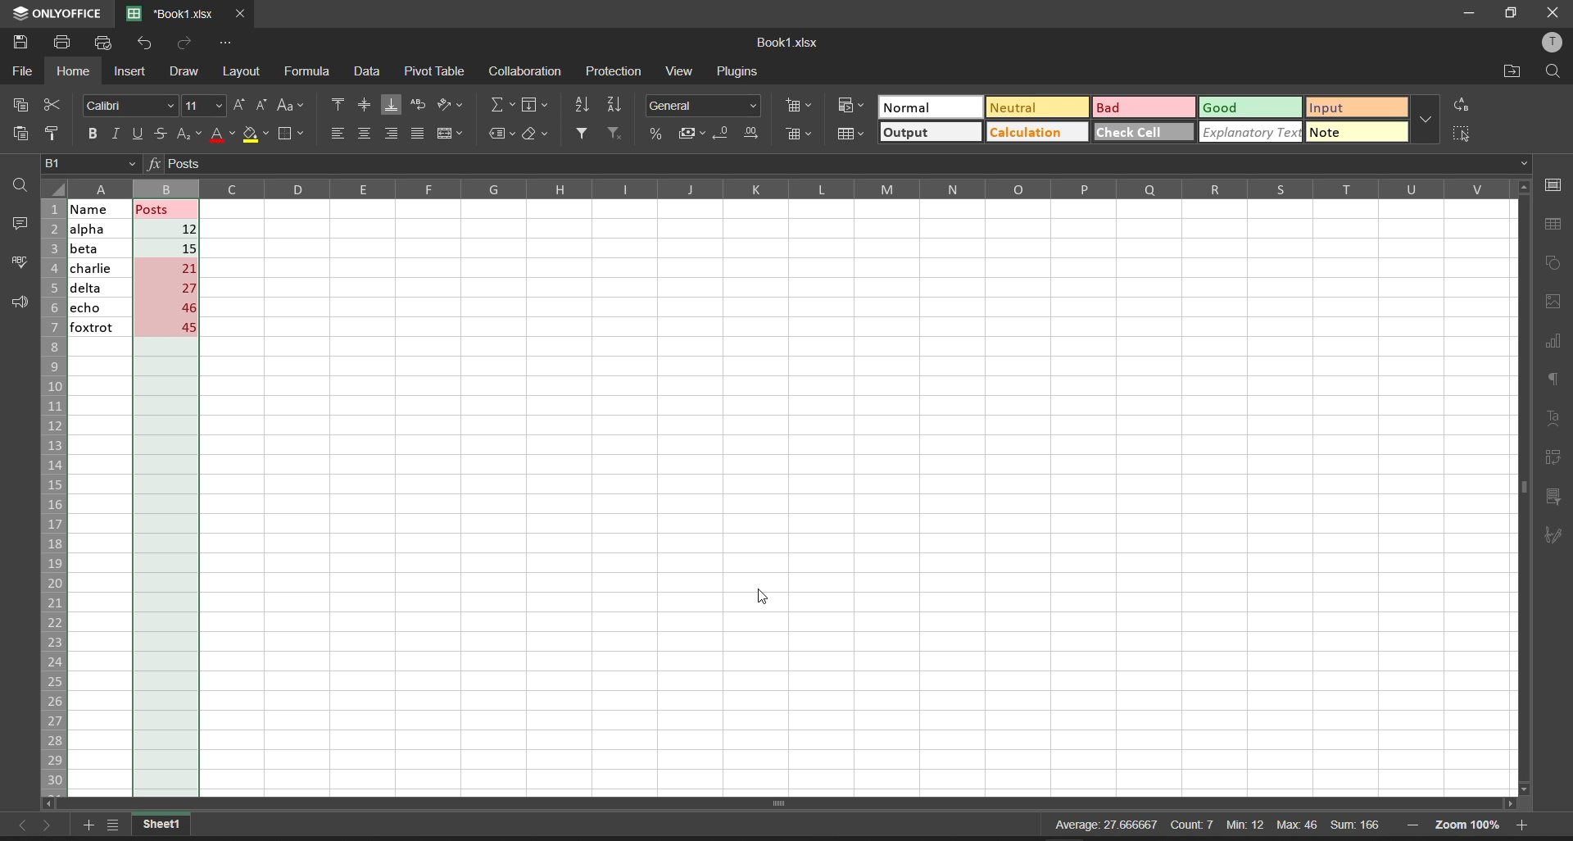 The height and width of the screenshot is (841, 1573). I want to click on file, so click(23, 72).